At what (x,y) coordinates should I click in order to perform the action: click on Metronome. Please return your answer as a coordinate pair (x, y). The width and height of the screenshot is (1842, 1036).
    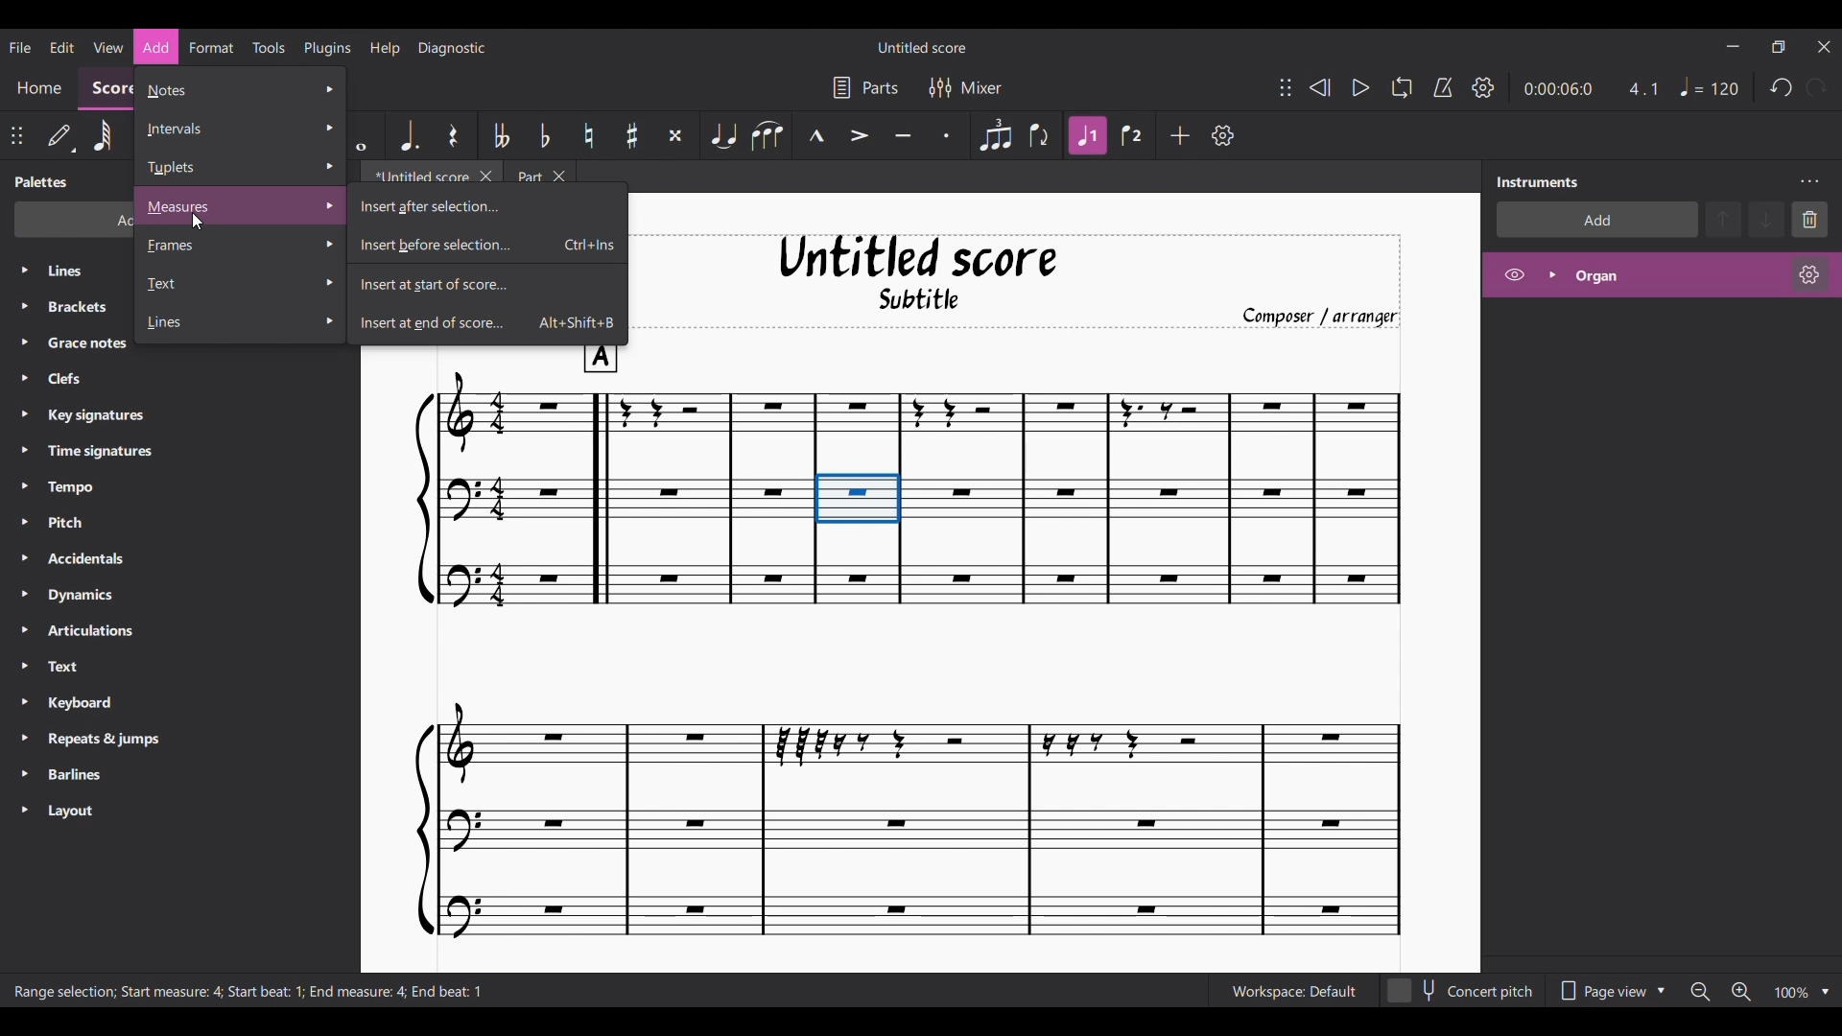
    Looking at the image, I should click on (1442, 88).